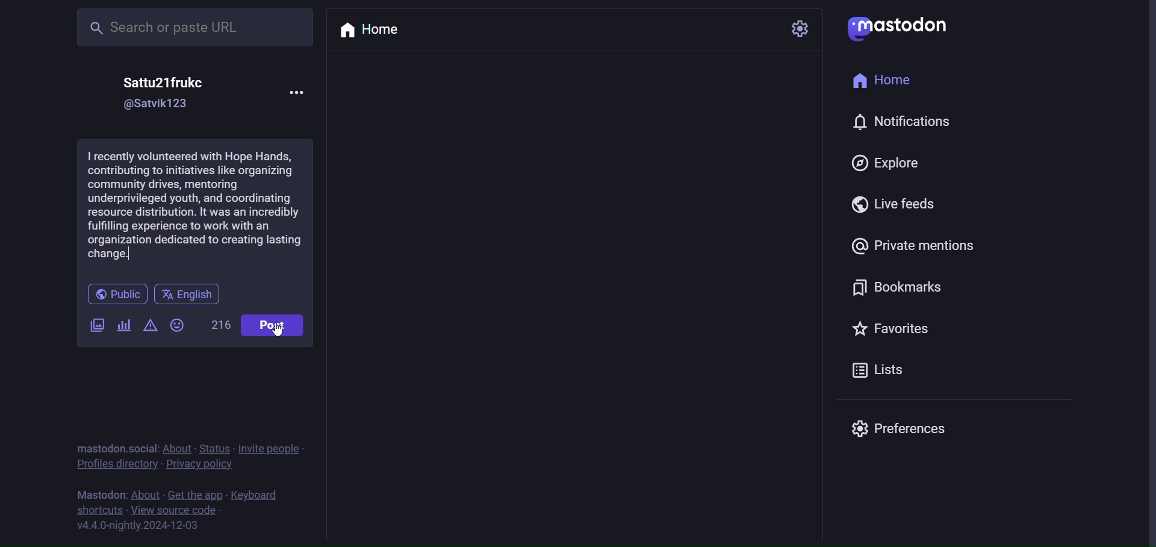  What do you see at coordinates (270, 328) in the screenshot?
I see `Post` at bounding box center [270, 328].